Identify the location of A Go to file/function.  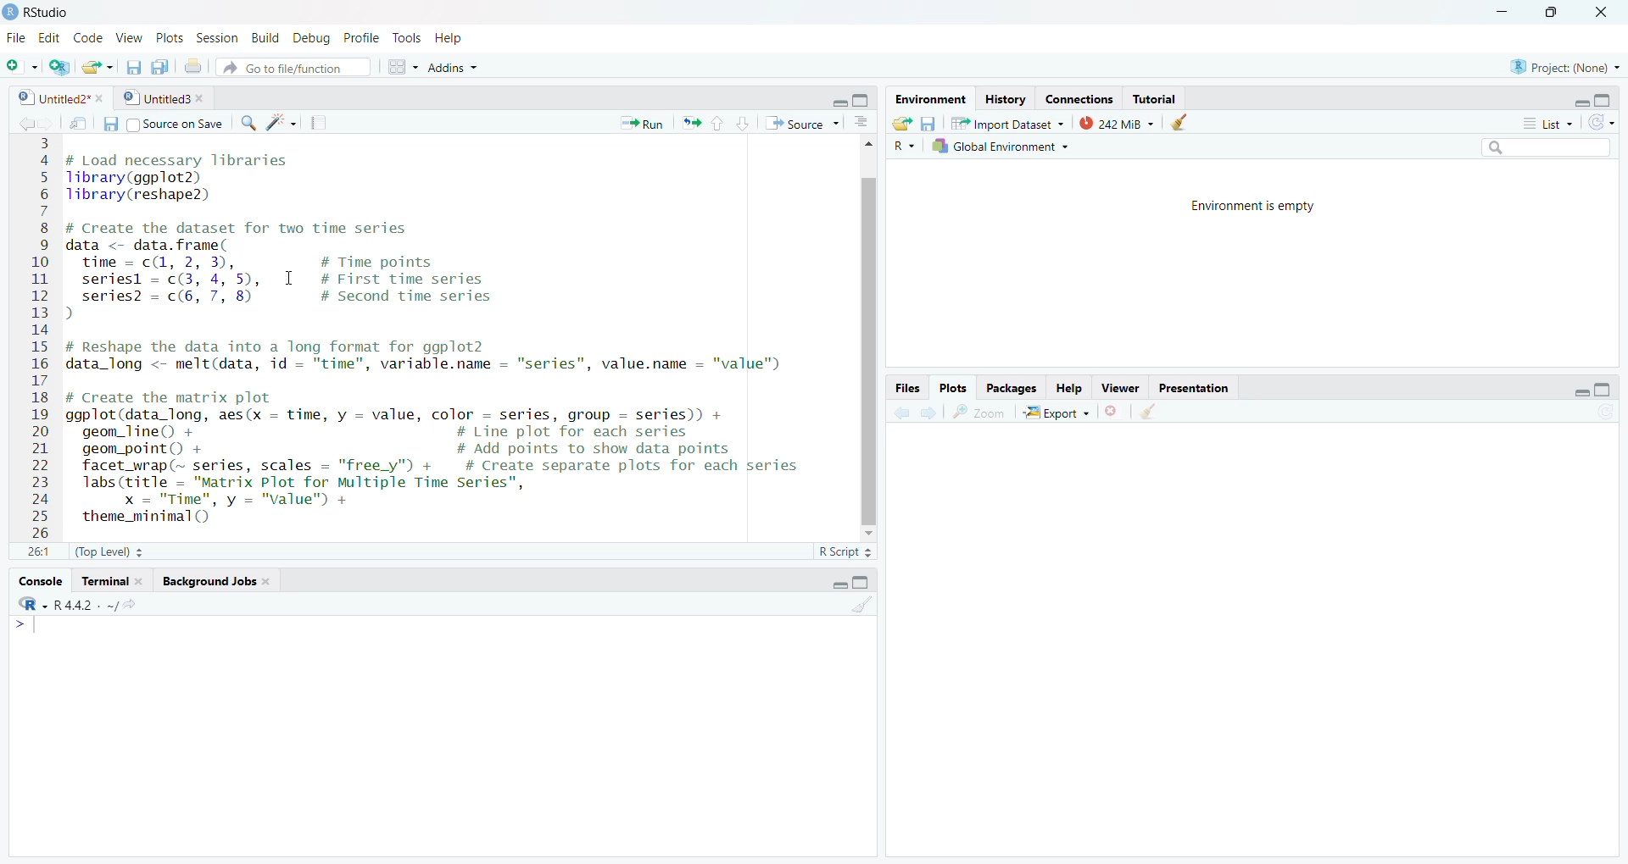
(293, 66).